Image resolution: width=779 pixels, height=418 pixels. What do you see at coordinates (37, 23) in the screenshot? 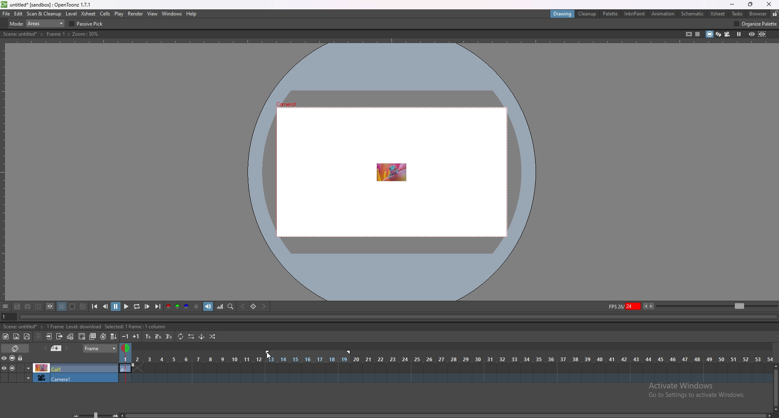
I see `mode` at bounding box center [37, 23].